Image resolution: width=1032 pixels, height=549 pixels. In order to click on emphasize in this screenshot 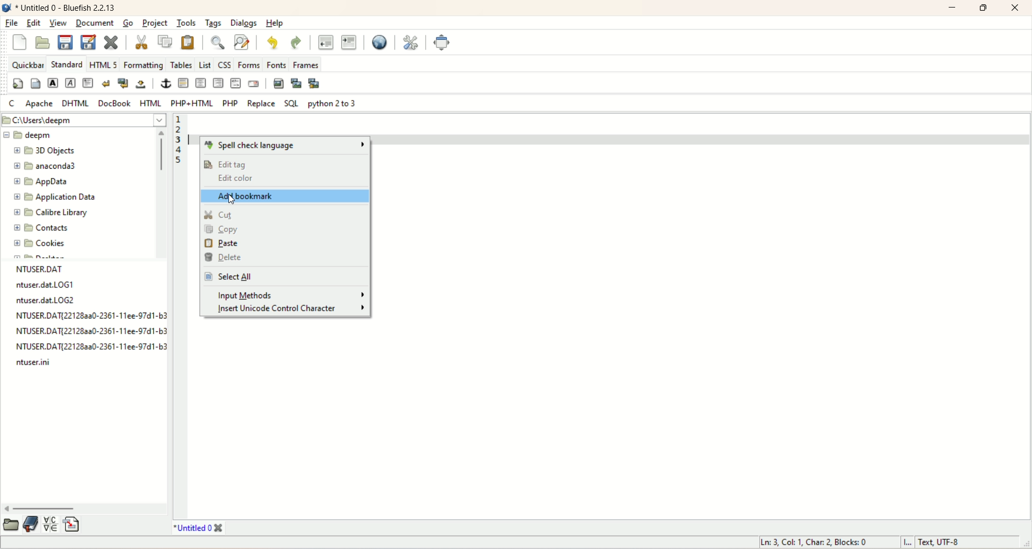, I will do `click(74, 82)`.